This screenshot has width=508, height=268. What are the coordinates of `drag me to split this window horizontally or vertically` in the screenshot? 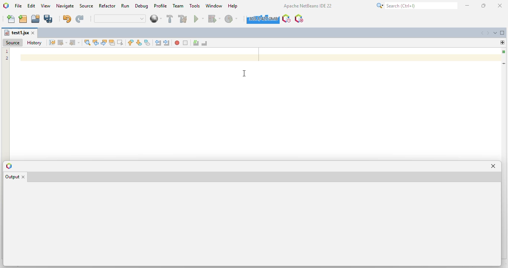 It's located at (502, 42).